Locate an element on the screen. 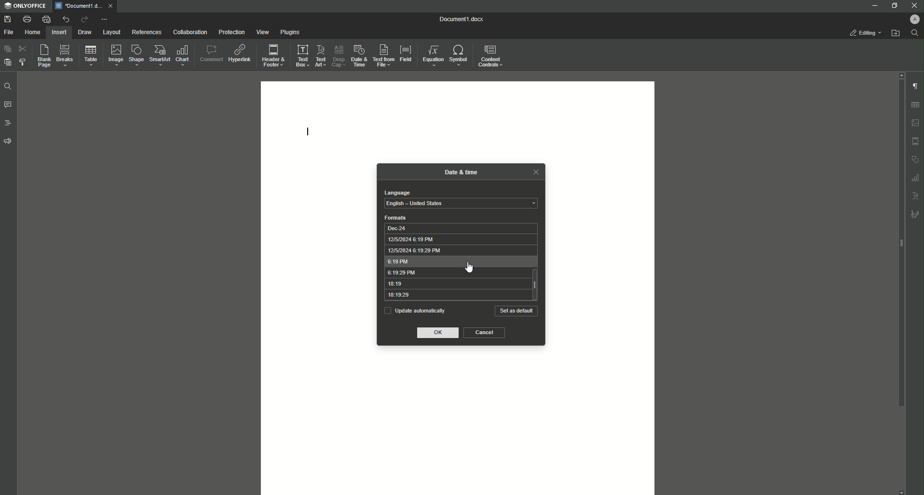  18:19:29 is located at coordinates (455, 296).